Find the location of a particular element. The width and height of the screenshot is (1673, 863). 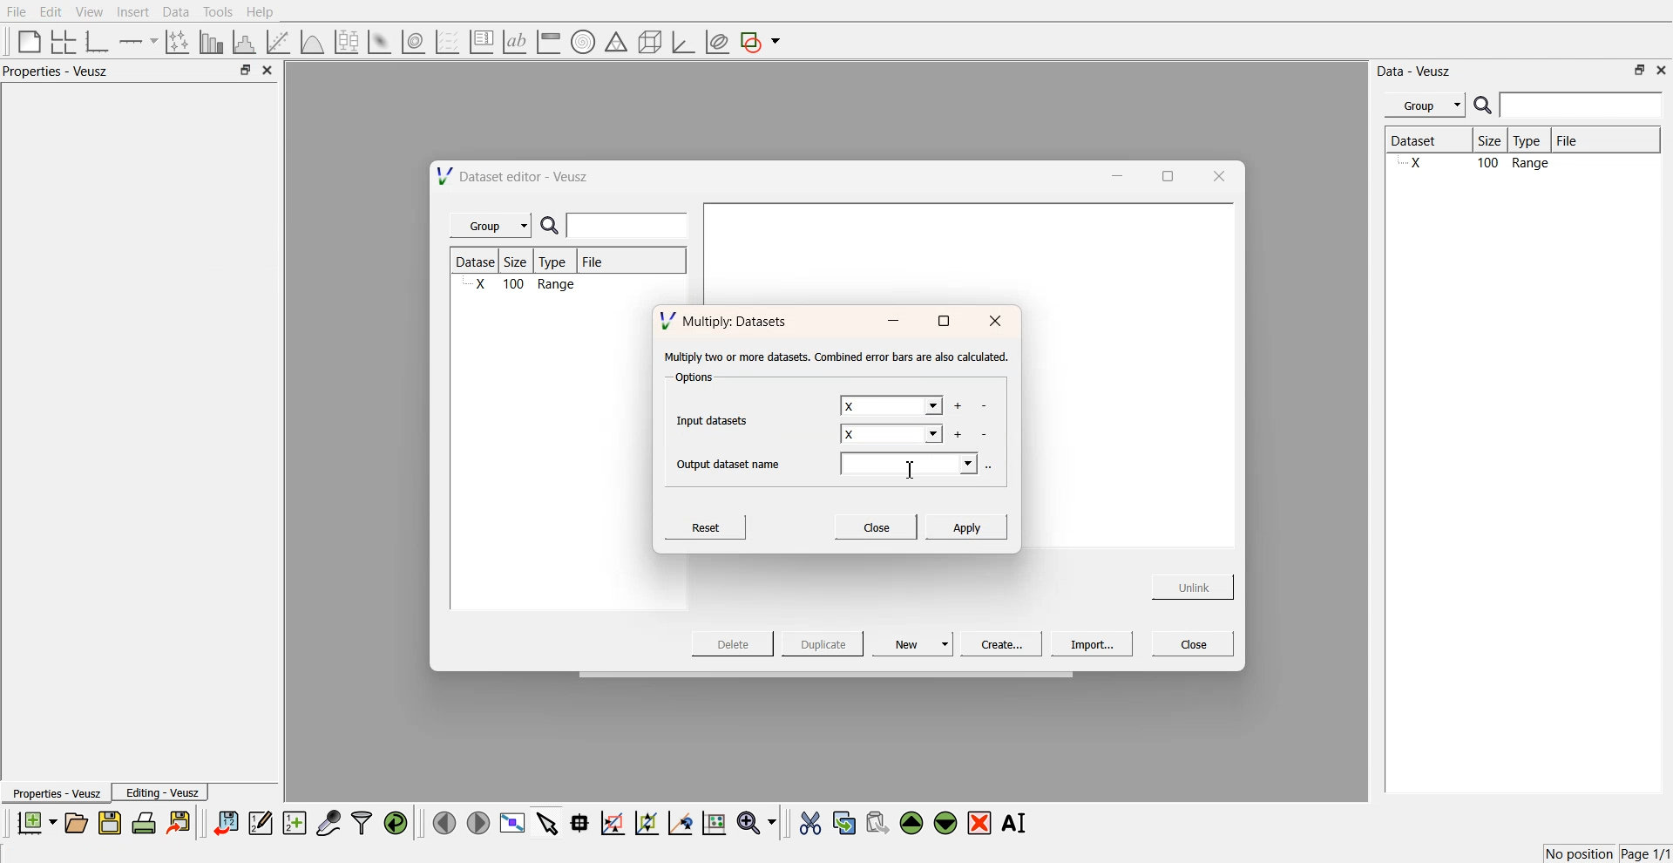

3d shapes is located at coordinates (647, 42).